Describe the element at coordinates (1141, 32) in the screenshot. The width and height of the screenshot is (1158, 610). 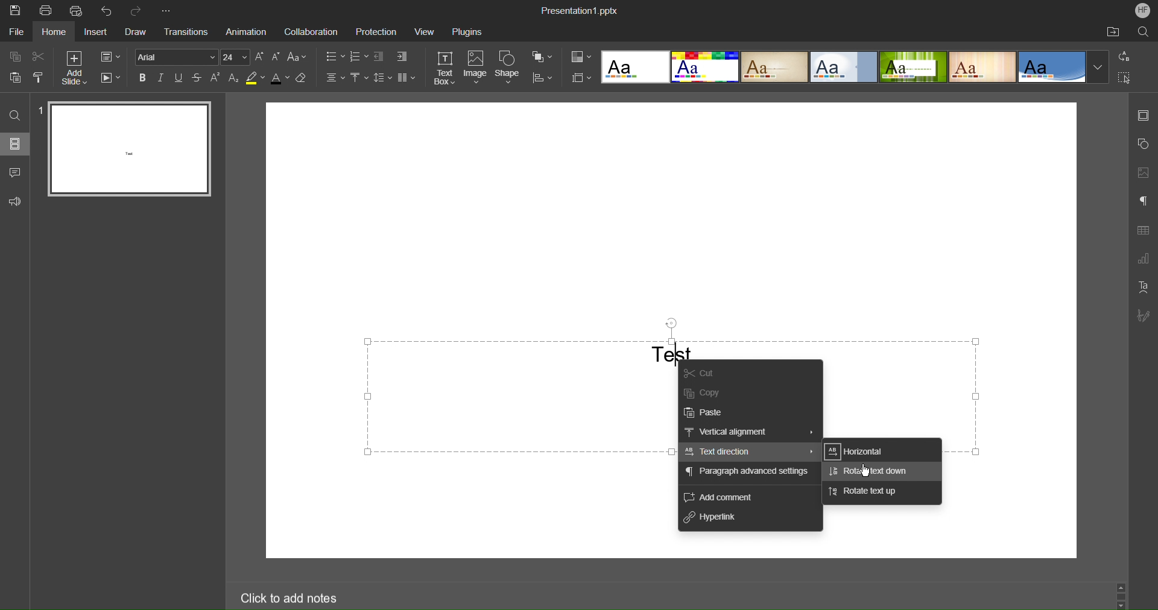
I see `Search` at that location.